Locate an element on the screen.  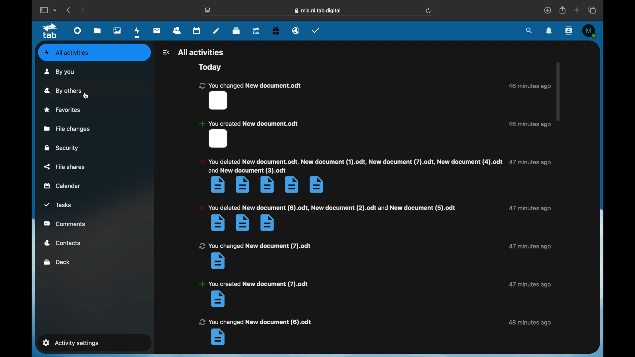
notification is located at coordinates (254, 256).